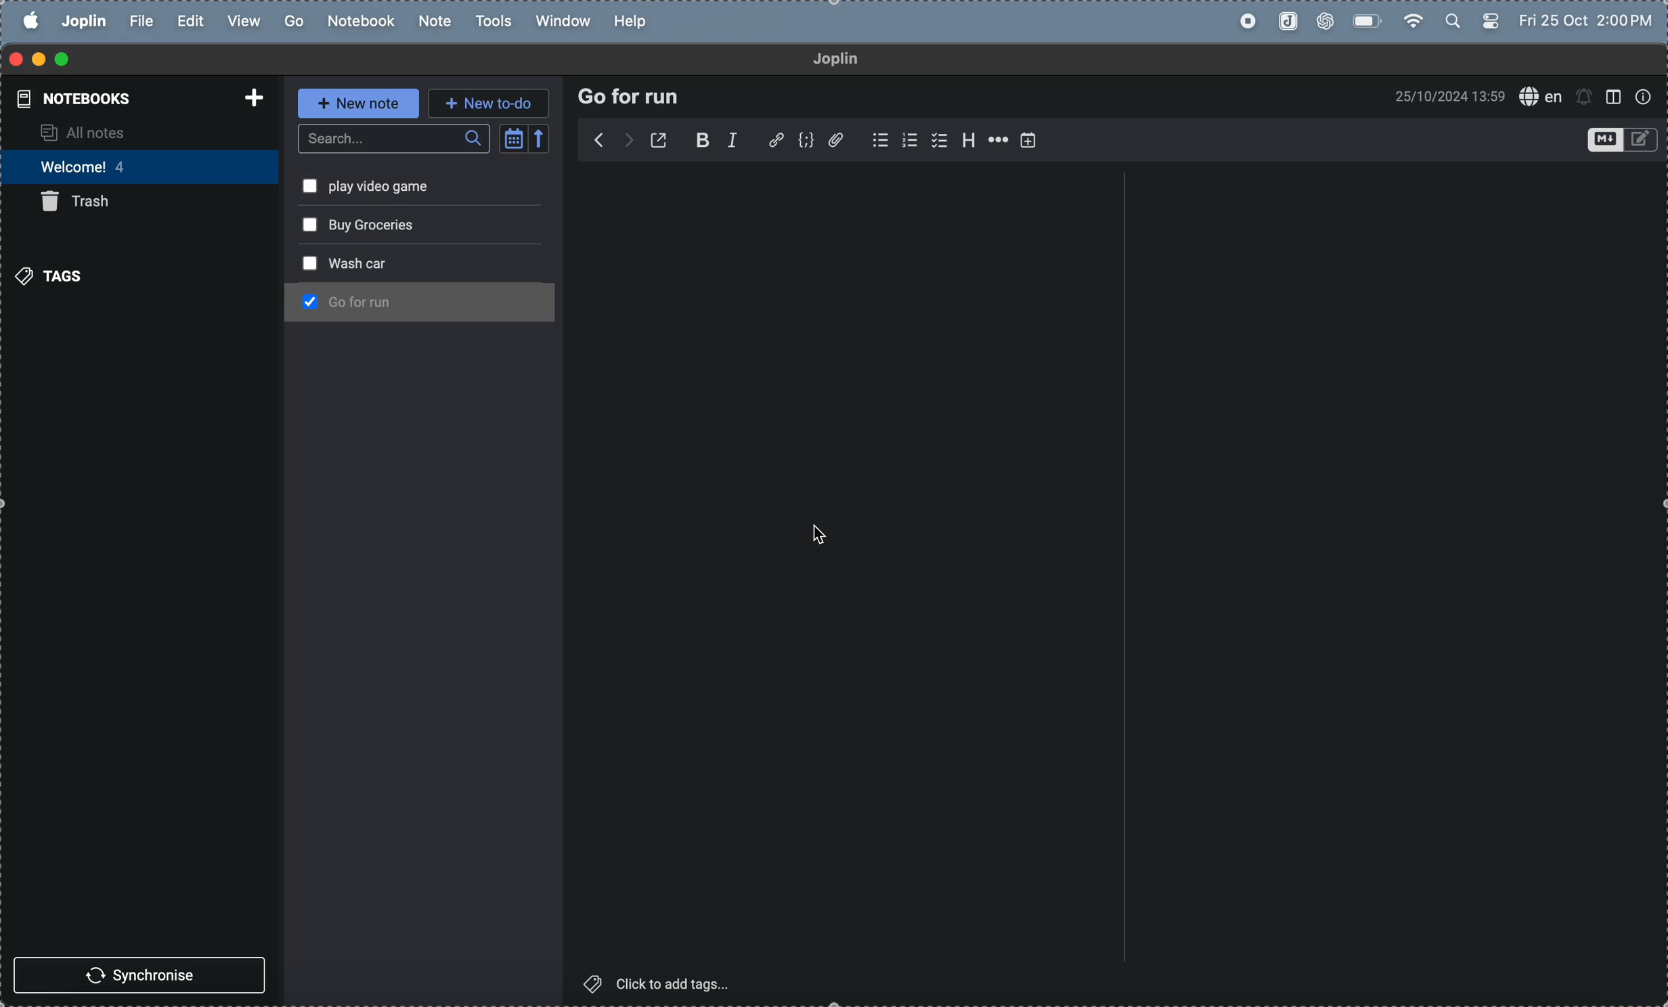 The image size is (1668, 1007). Describe the element at coordinates (632, 22) in the screenshot. I see `help` at that location.